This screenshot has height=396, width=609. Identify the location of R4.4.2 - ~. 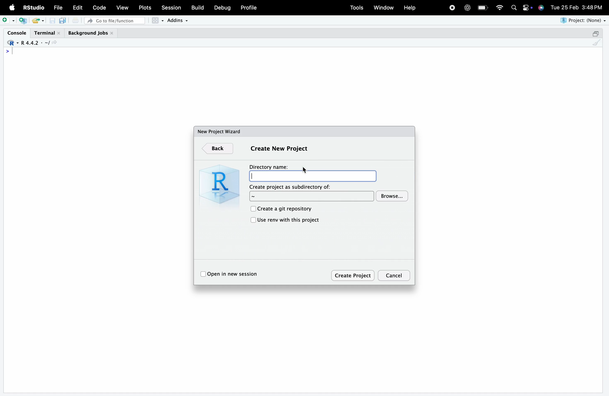
(34, 43).